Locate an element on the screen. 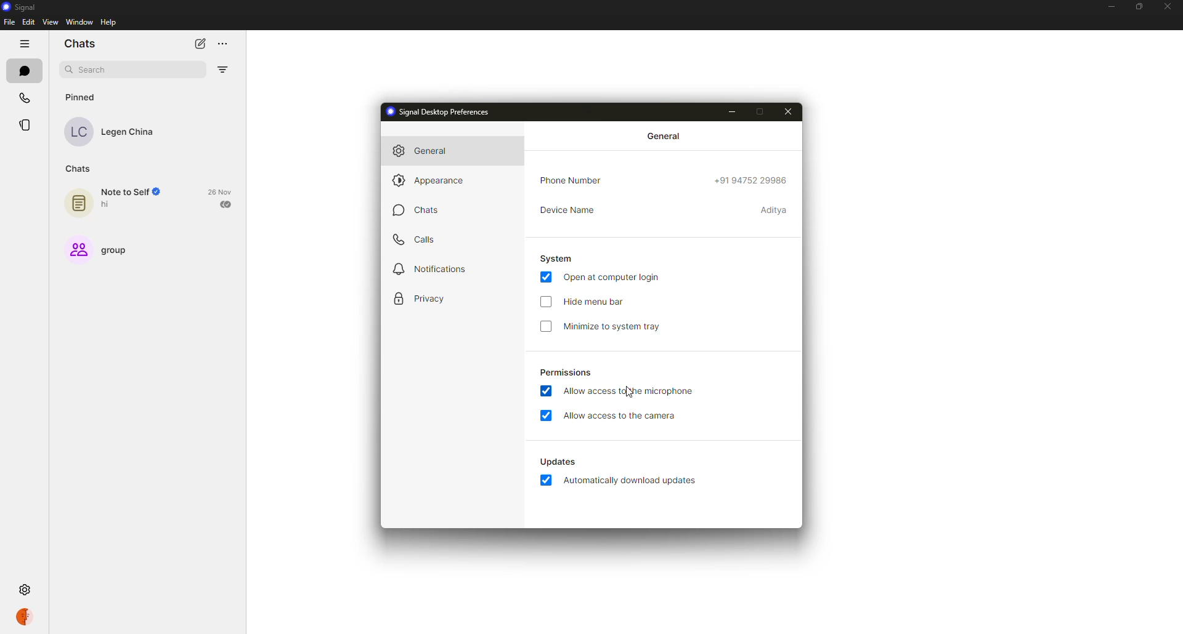 The image size is (1183, 634). group is located at coordinates (104, 249).